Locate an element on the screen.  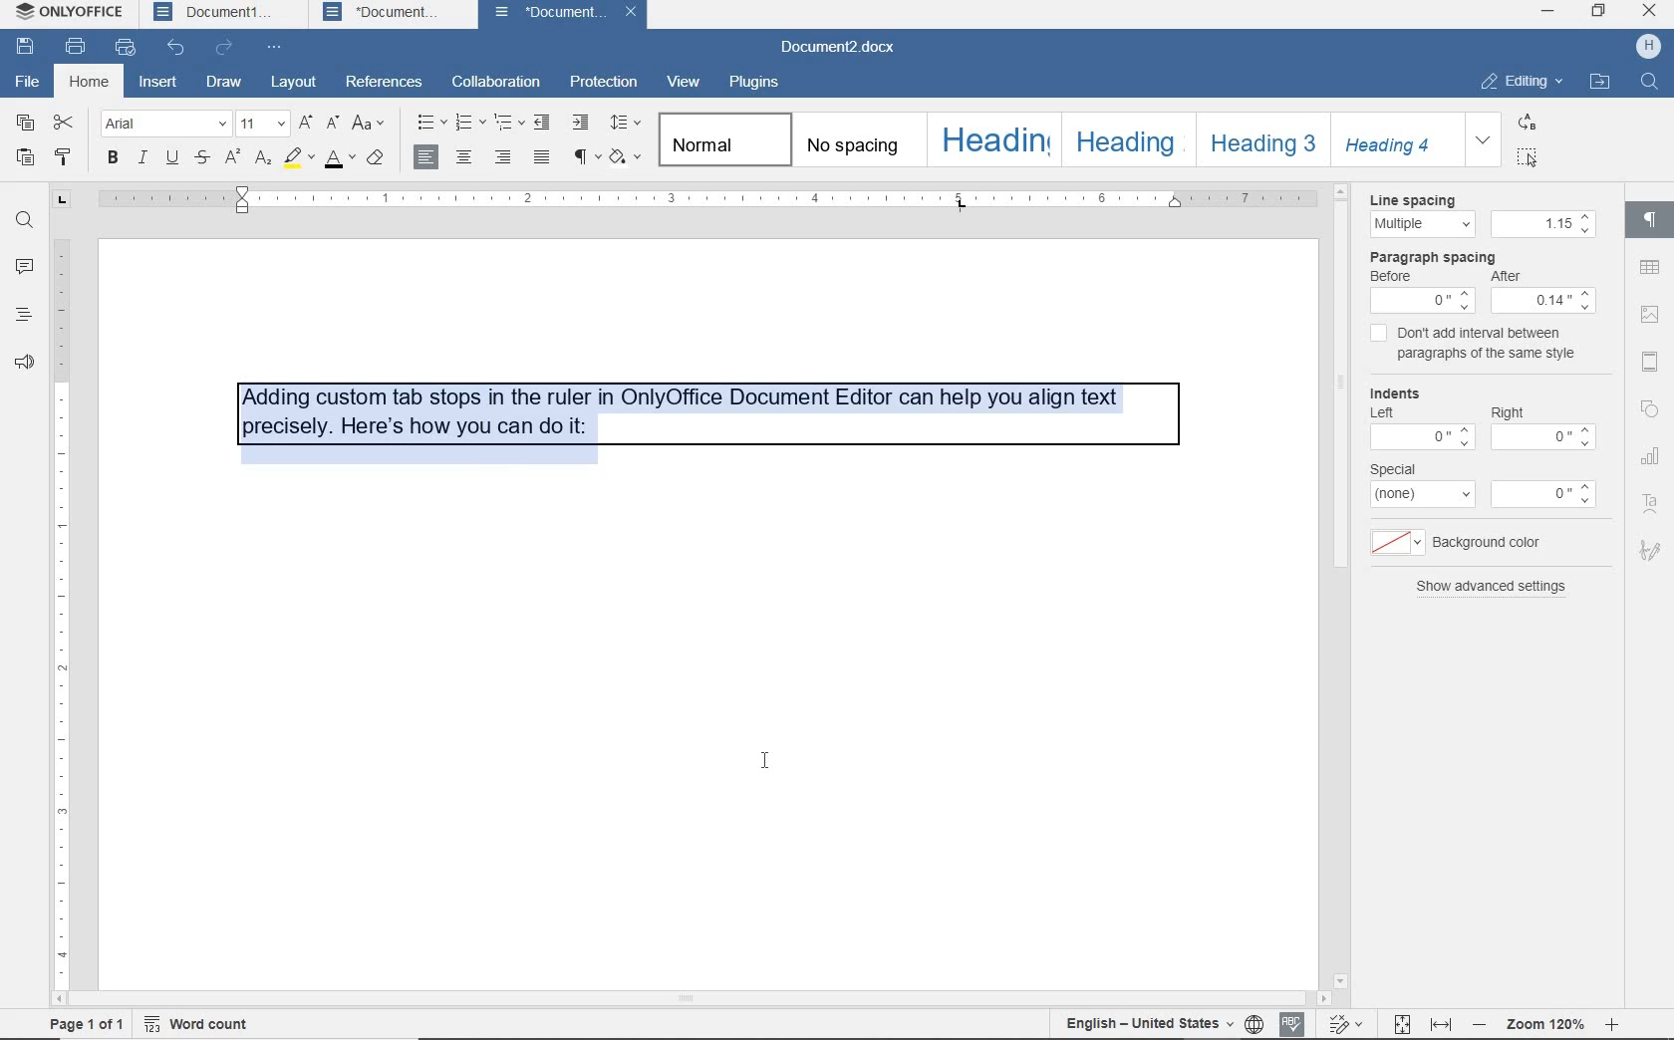
cursor is located at coordinates (765, 761).